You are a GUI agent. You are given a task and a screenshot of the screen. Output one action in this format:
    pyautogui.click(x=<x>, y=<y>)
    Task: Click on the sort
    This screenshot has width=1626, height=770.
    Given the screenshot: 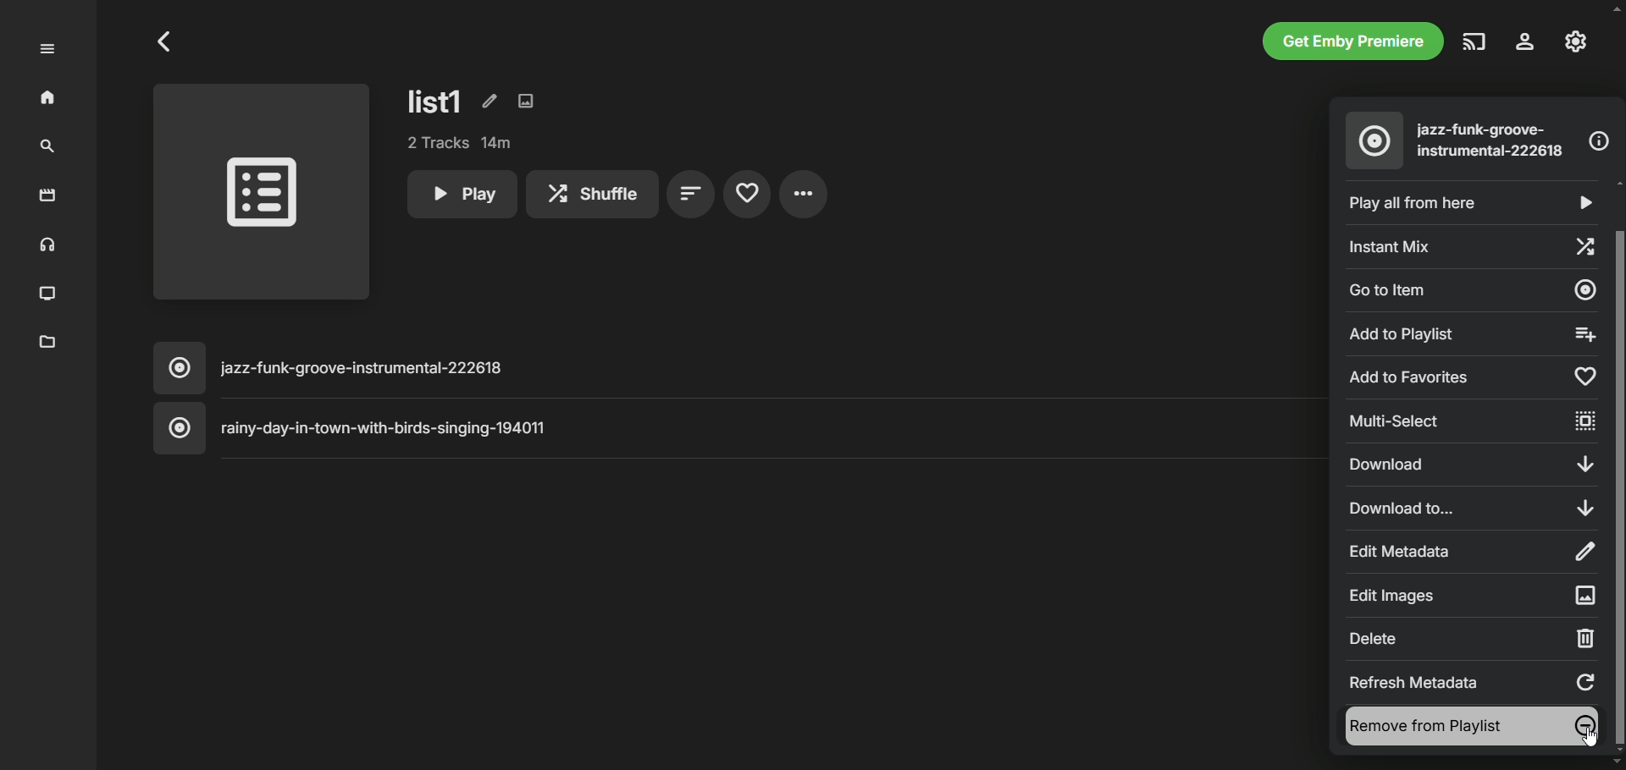 What is the action you would take?
    pyautogui.click(x=691, y=195)
    